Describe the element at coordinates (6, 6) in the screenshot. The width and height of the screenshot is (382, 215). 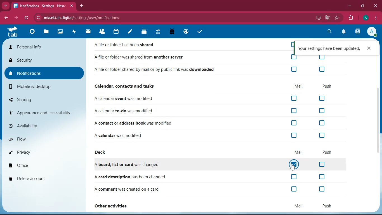
I see `more` at that location.